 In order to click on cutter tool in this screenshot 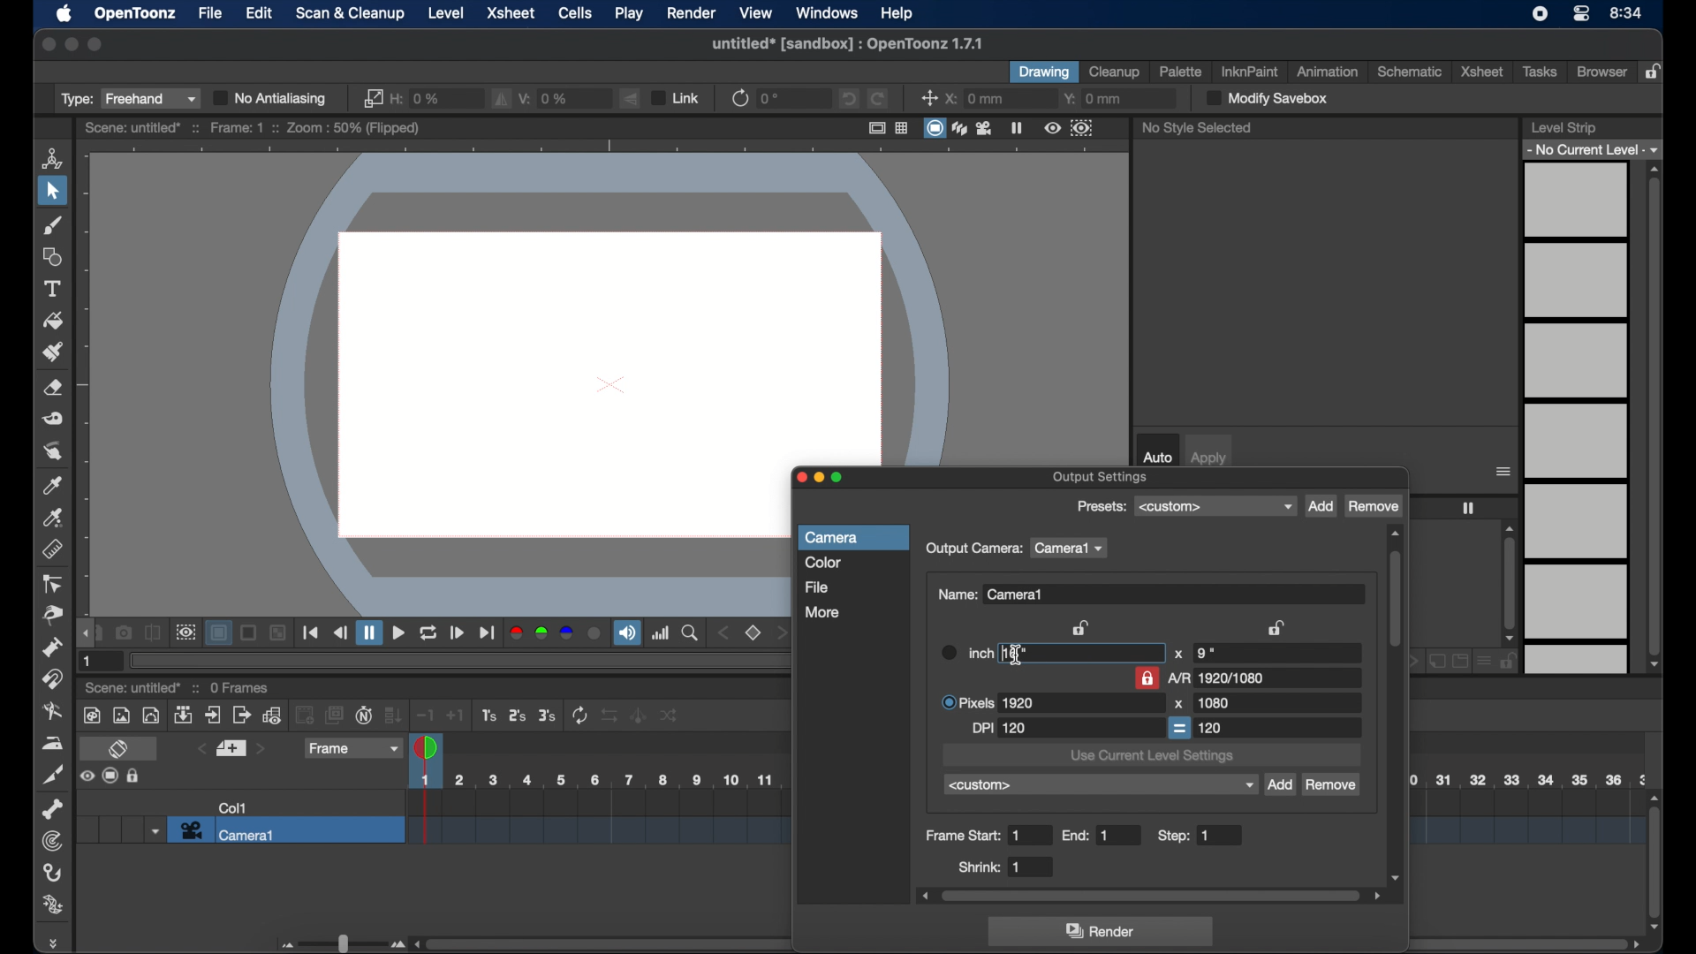, I will do `click(54, 776)`.